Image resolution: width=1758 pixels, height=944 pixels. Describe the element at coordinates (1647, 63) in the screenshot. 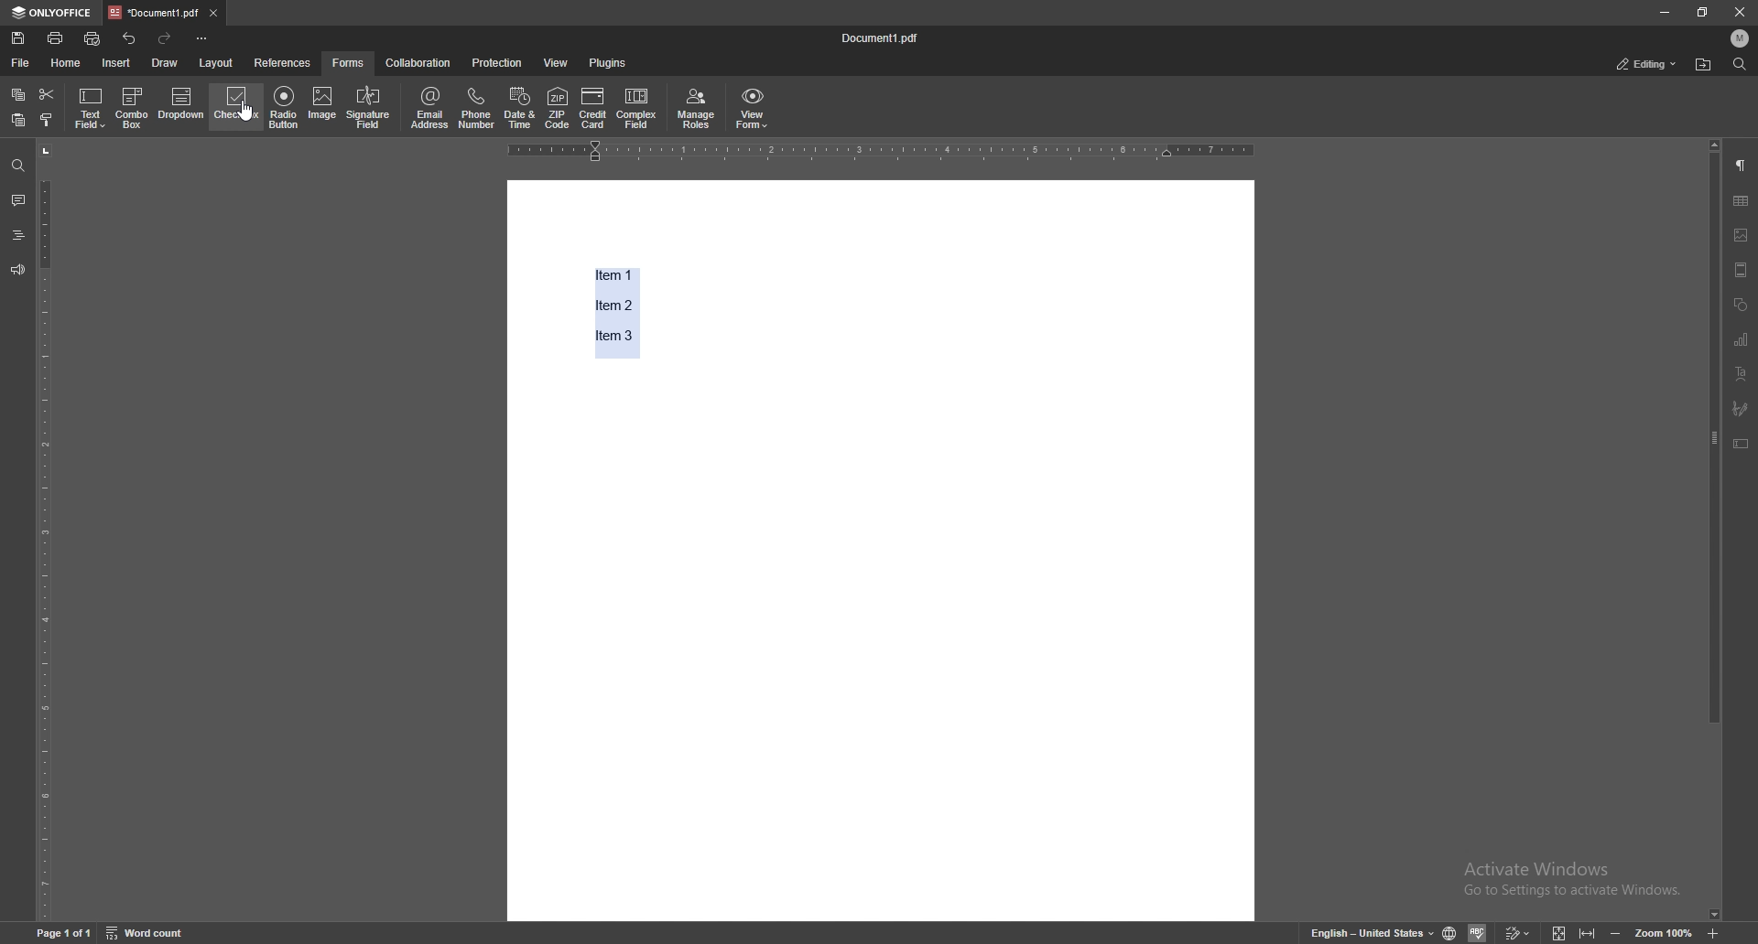

I see `status` at that location.